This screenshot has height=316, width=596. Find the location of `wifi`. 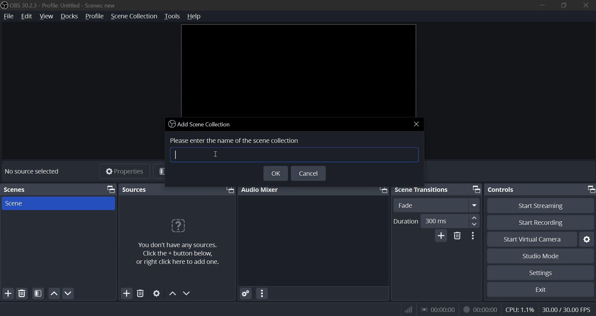

wifi is located at coordinates (406, 309).